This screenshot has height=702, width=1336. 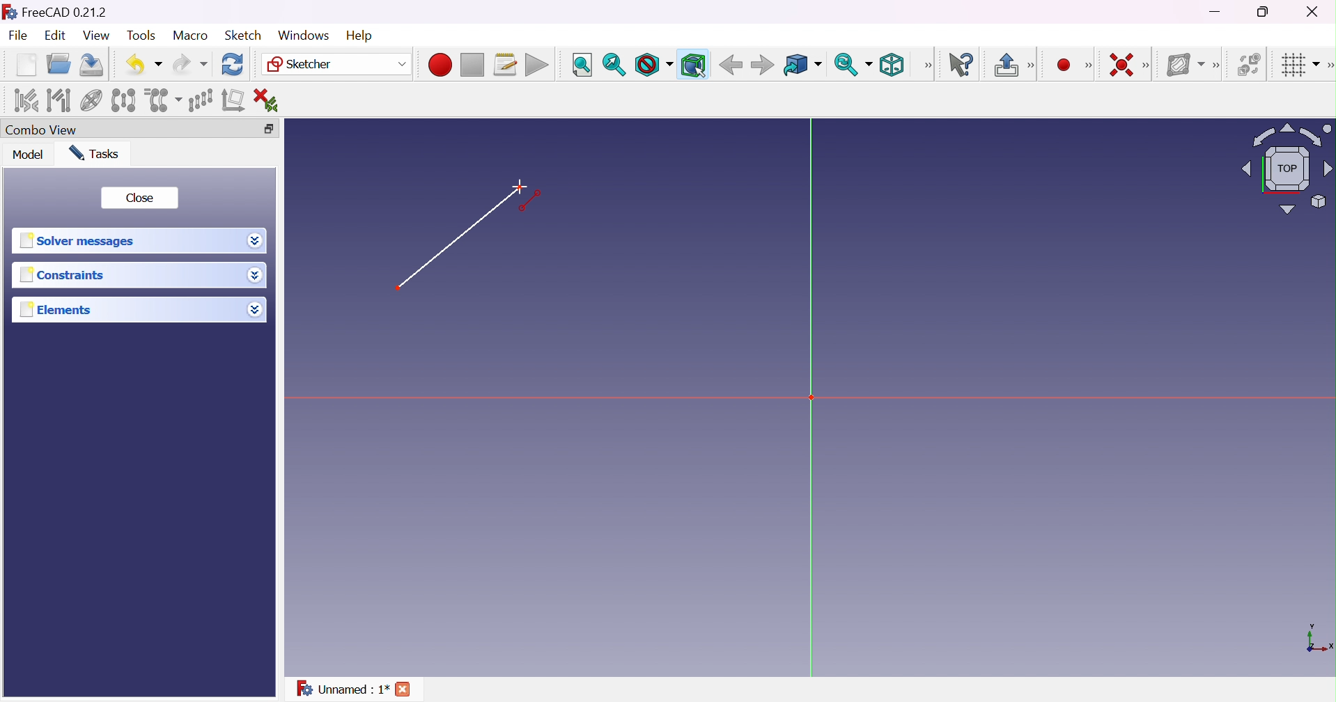 I want to click on Stop macros recording, so click(x=472, y=65).